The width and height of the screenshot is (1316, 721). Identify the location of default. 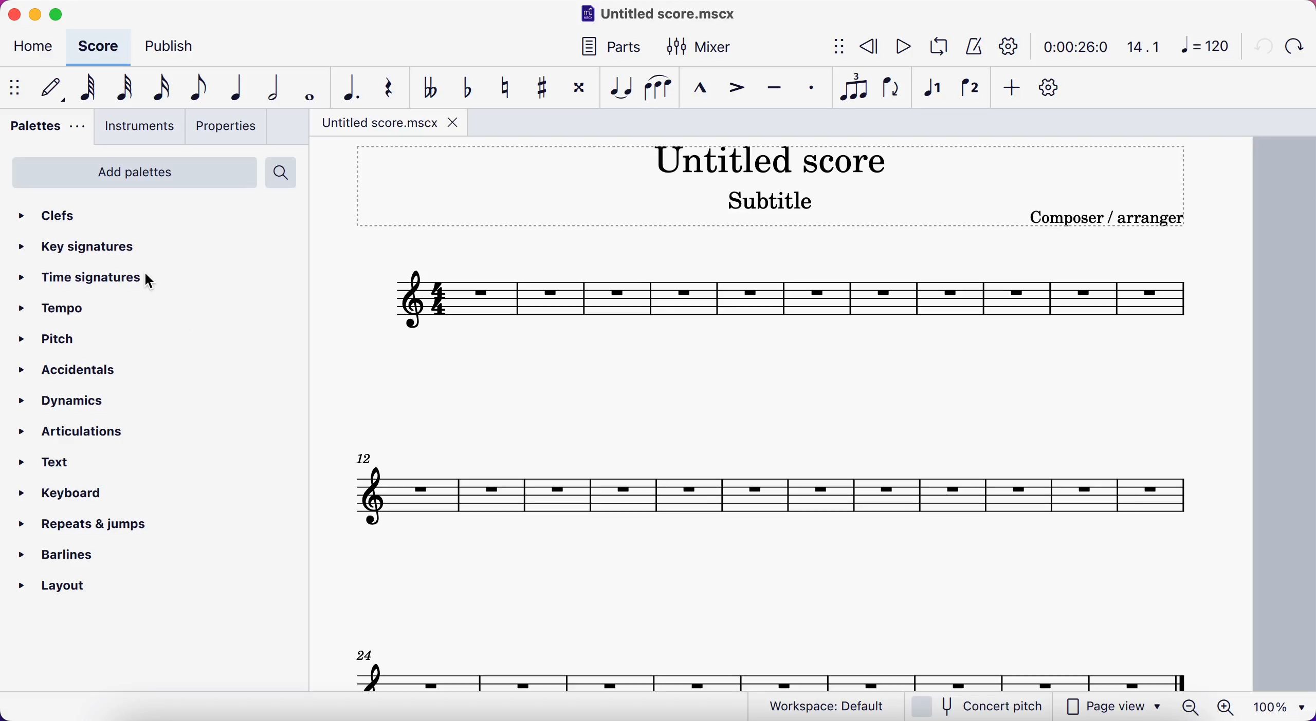
(48, 88).